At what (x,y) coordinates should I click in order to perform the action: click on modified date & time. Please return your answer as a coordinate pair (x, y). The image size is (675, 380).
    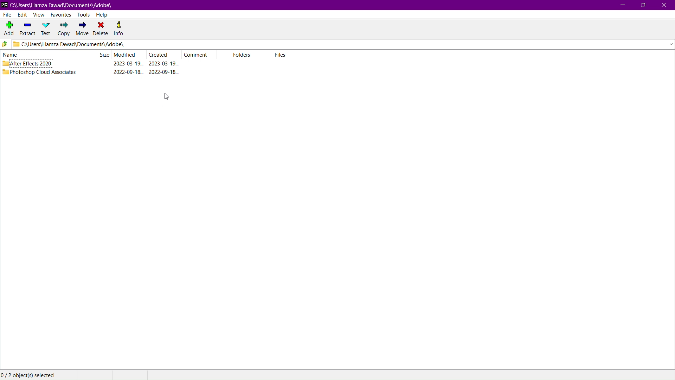
    Looking at the image, I should click on (128, 64).